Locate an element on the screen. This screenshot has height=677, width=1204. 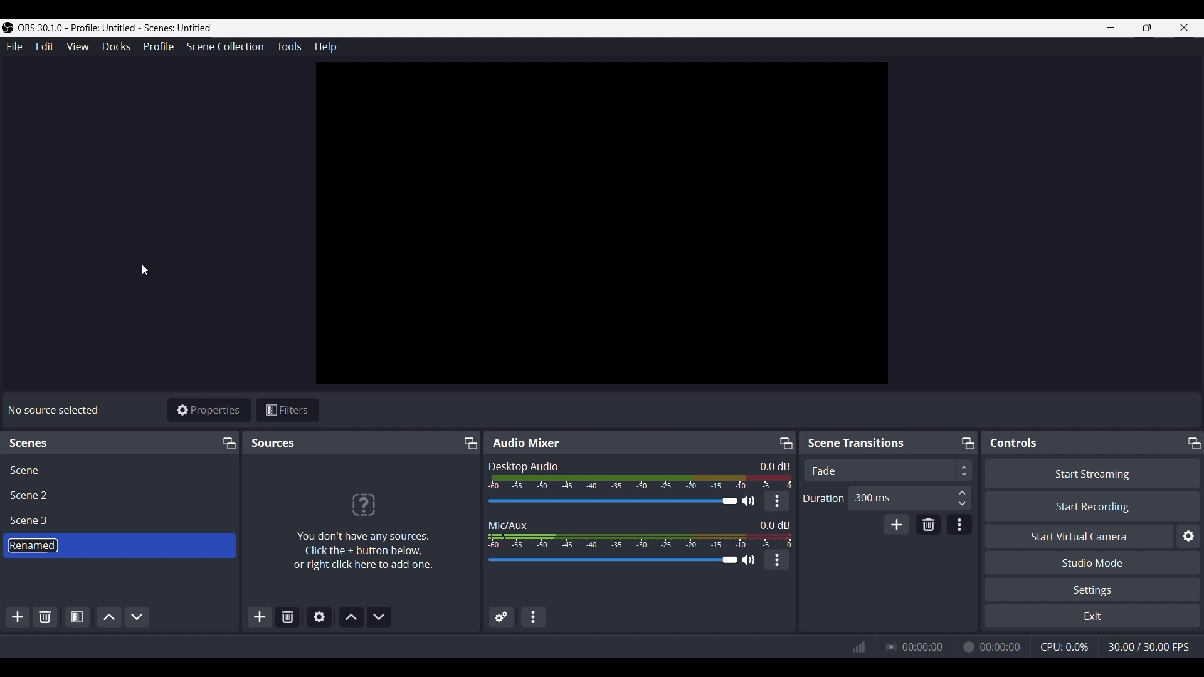
Scene Transitions is located at coordinates (859, 443).